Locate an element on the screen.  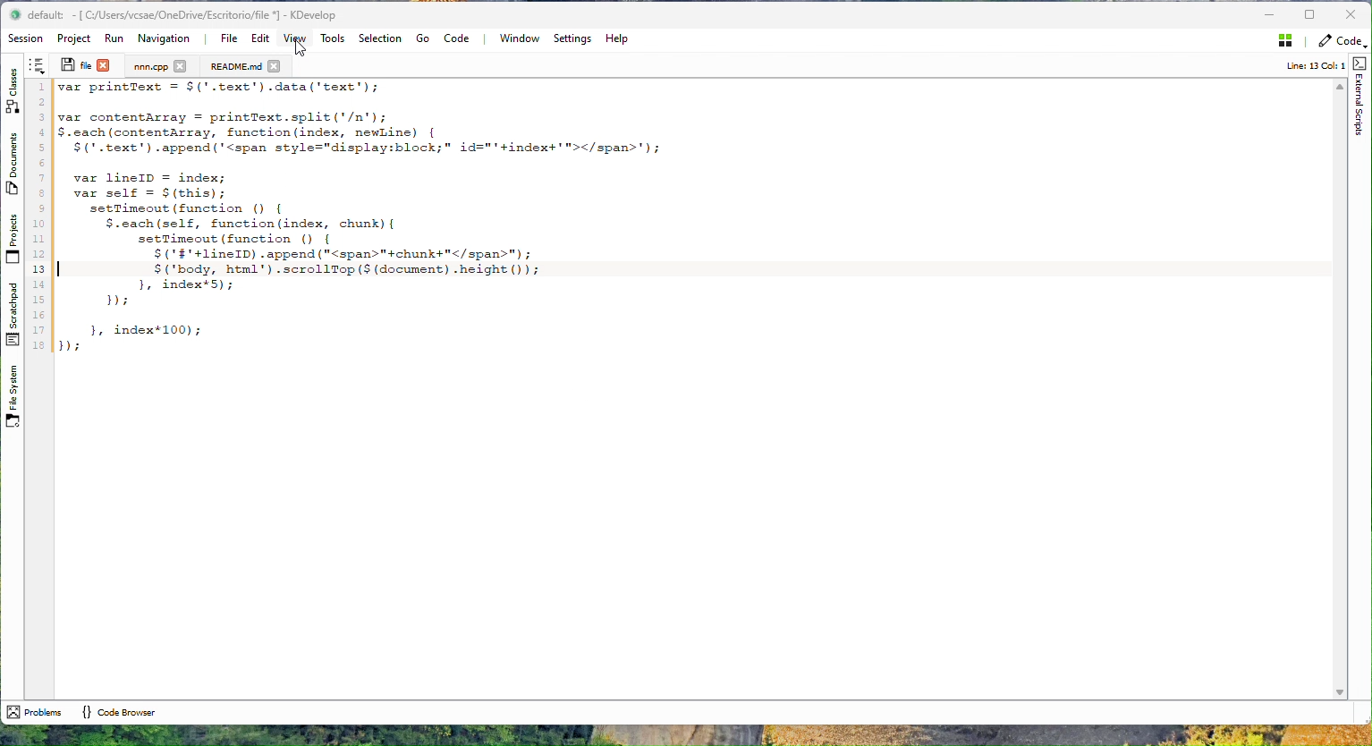
Window is located at coordinates (518, 38).